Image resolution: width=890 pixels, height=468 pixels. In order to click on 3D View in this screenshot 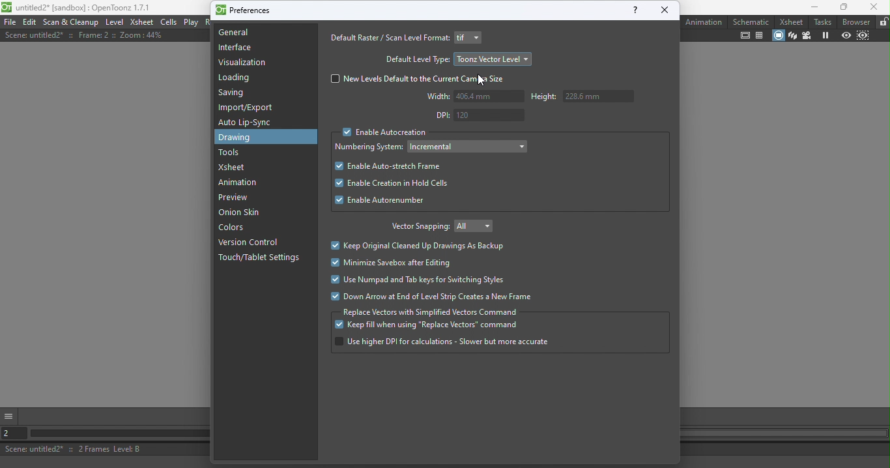, I will do `click(792, 36)`.